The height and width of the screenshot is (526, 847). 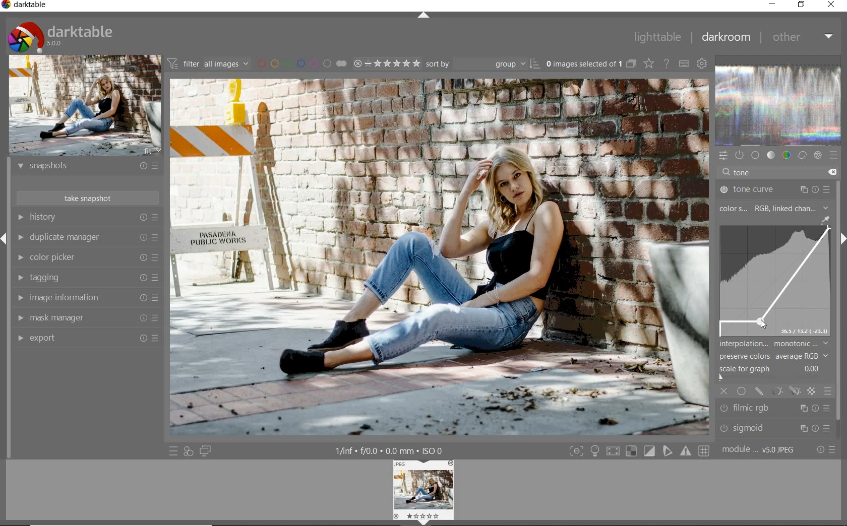 I want to click on quick access panel, so click(x=722, y=155).